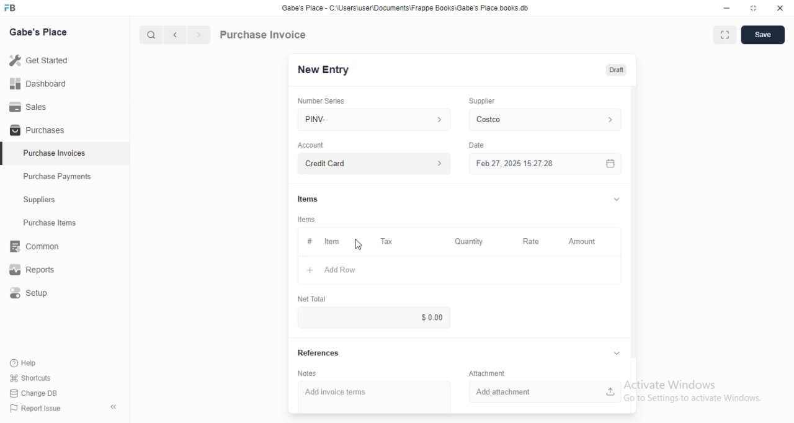 This screenshot has height=423, width=794. What do you see at coordinates (332, 242) in the screenshot?
I see `# Item` at bounding box center [332, 242].